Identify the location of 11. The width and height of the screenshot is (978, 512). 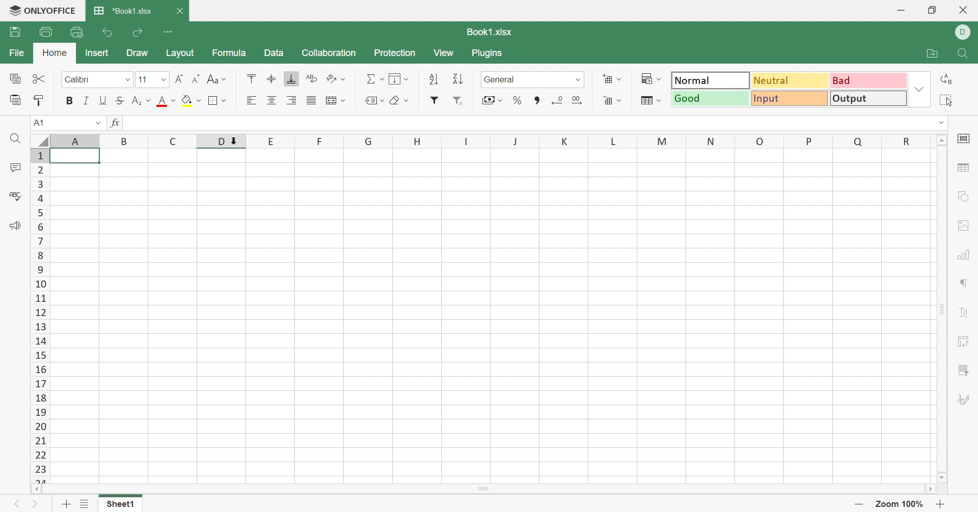
(142, 79).